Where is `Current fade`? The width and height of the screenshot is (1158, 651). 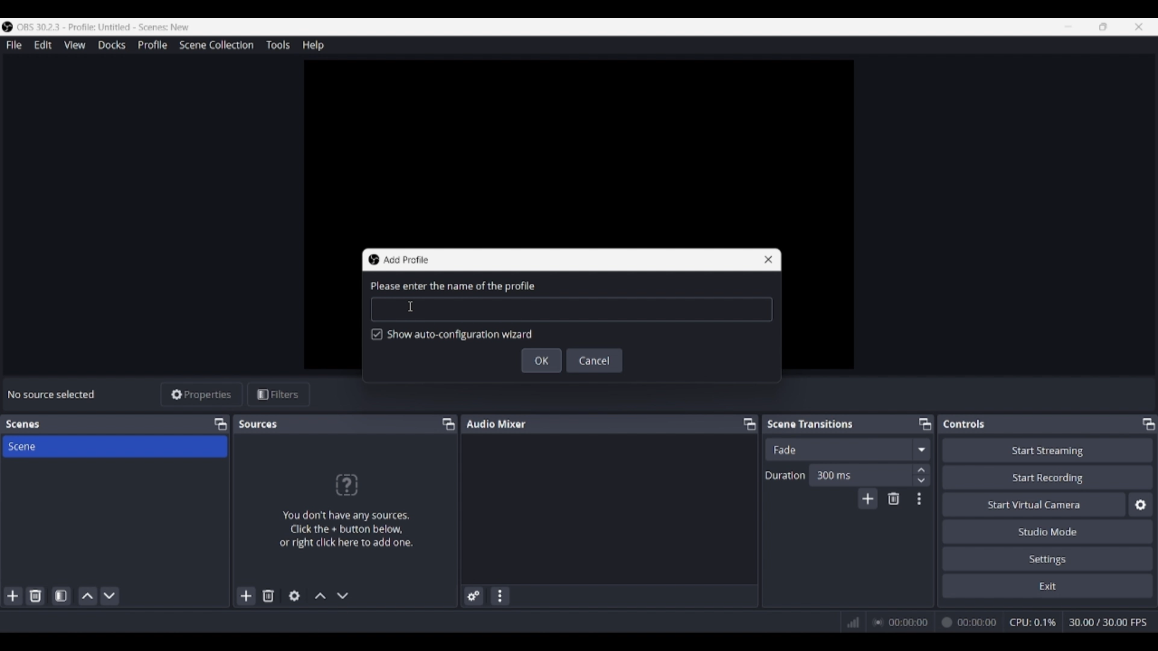
Current fade is located at coordinates (838, 449).